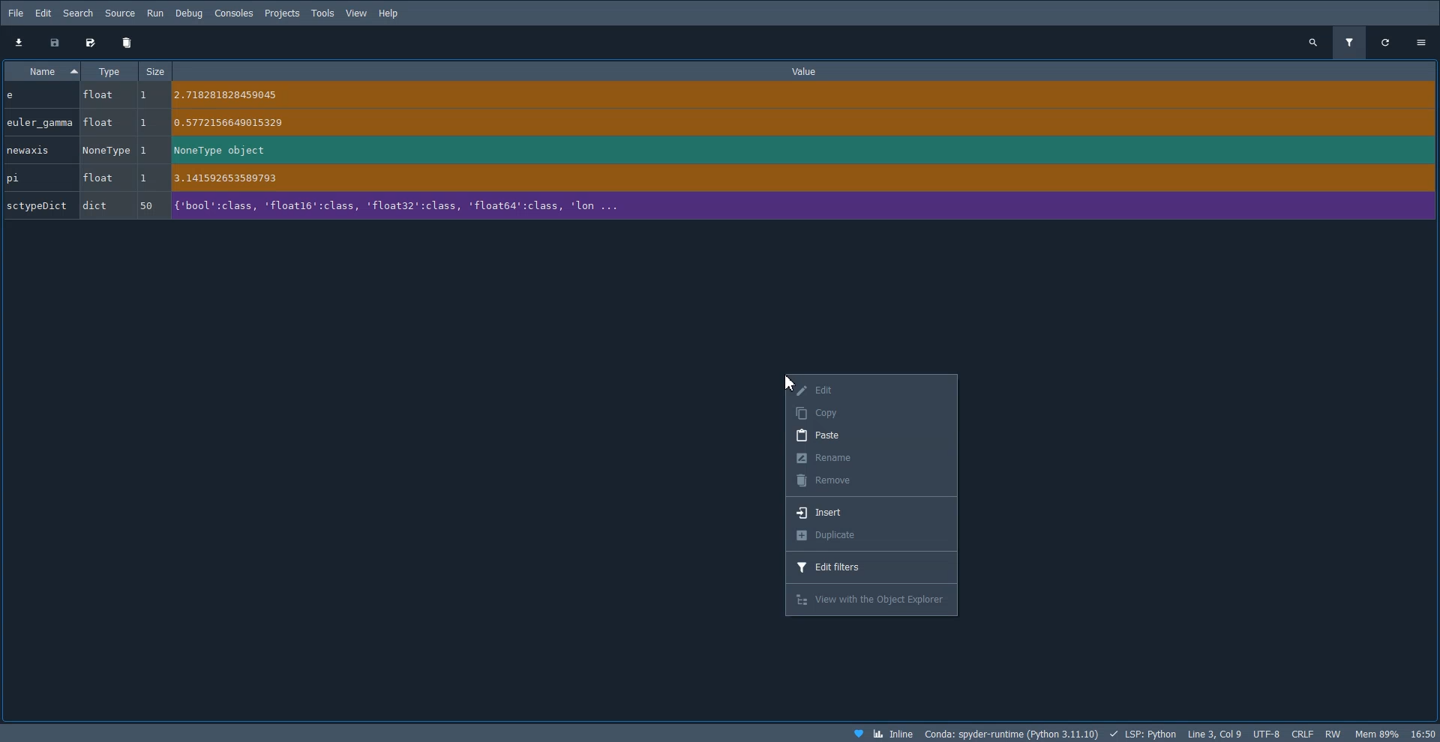 The height and width of the screenshot is (742, 1440). What do you see at coordinates (1423, 40) in the screenshot?
I see `Settings` at bounding box center [1423, 40].